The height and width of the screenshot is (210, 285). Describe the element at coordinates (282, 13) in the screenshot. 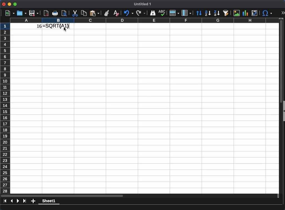

I see `expand ` at that location.